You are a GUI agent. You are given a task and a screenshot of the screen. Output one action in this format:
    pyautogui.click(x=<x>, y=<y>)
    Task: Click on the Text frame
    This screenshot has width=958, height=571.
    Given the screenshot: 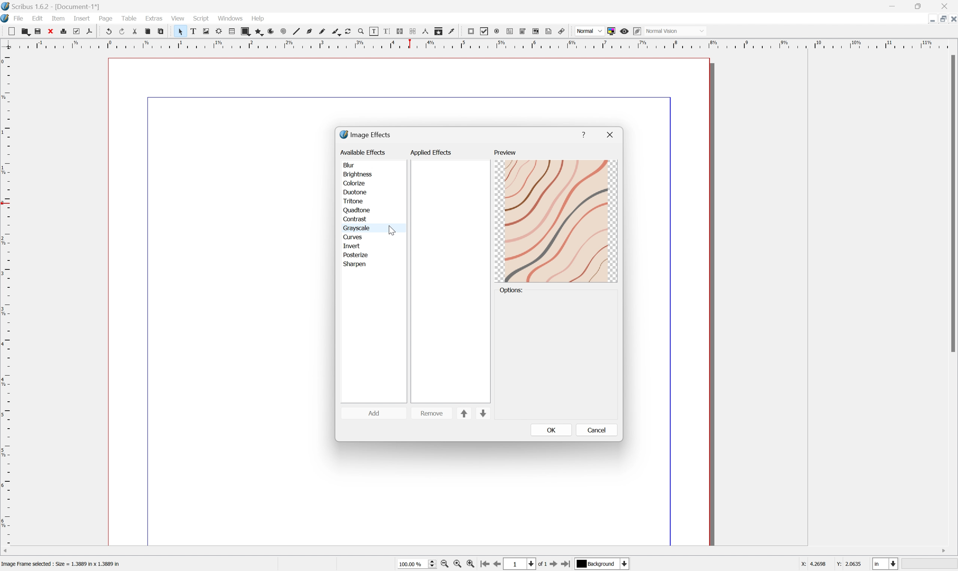 What is the action you would take?
    pyautogui.click(x=197, y=31)
    